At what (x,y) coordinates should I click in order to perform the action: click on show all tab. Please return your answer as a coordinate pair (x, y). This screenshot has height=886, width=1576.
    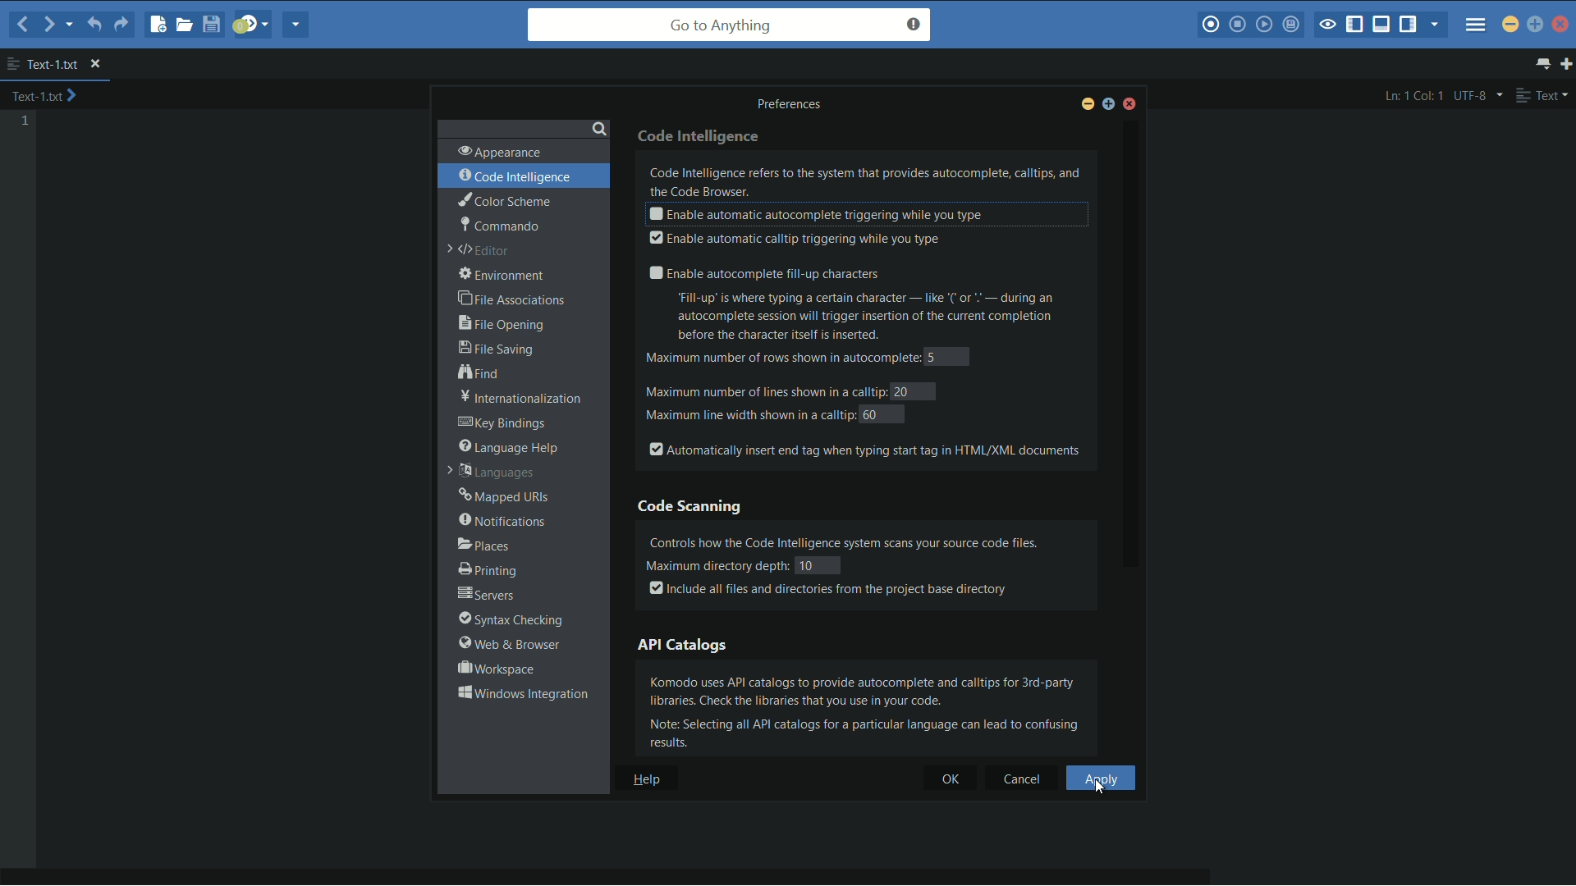
    Looking at the image, I should click on (1545, 64).